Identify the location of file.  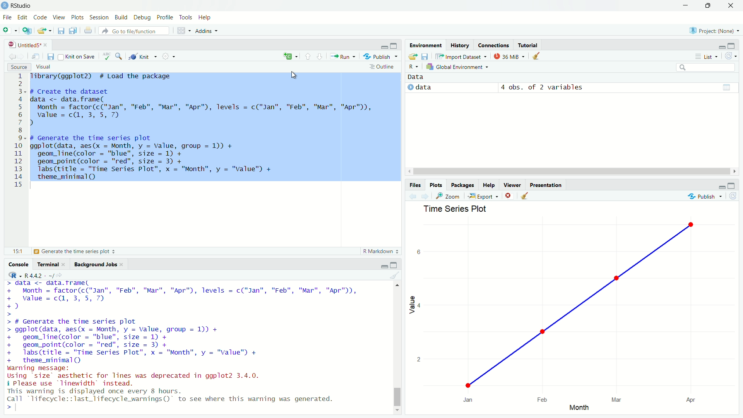
(7, 17).